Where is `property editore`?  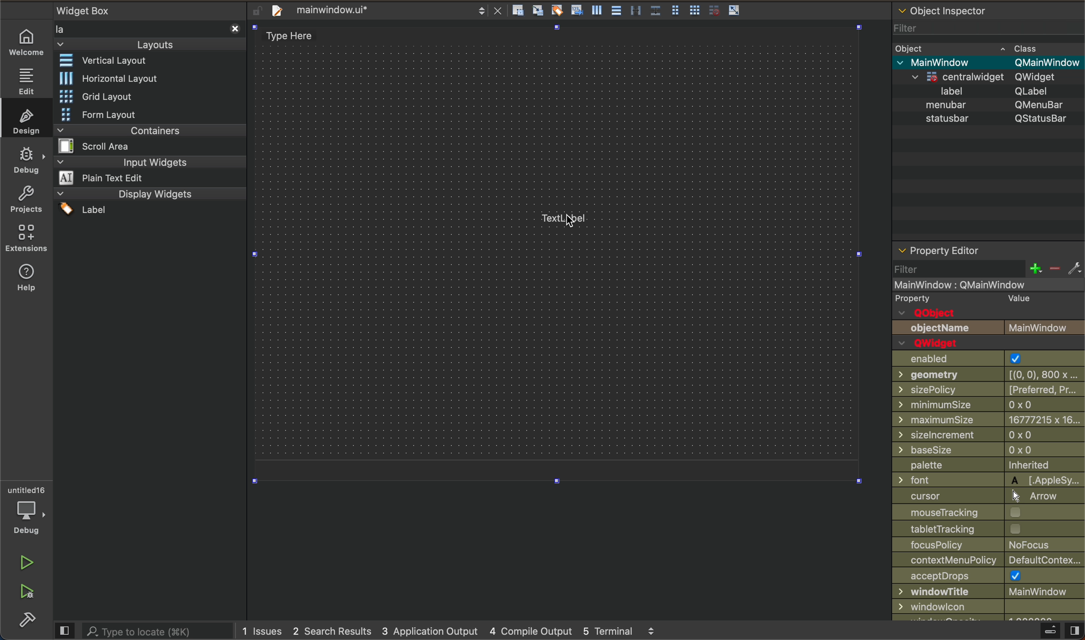
property editore is located at coordinates (970, 242).